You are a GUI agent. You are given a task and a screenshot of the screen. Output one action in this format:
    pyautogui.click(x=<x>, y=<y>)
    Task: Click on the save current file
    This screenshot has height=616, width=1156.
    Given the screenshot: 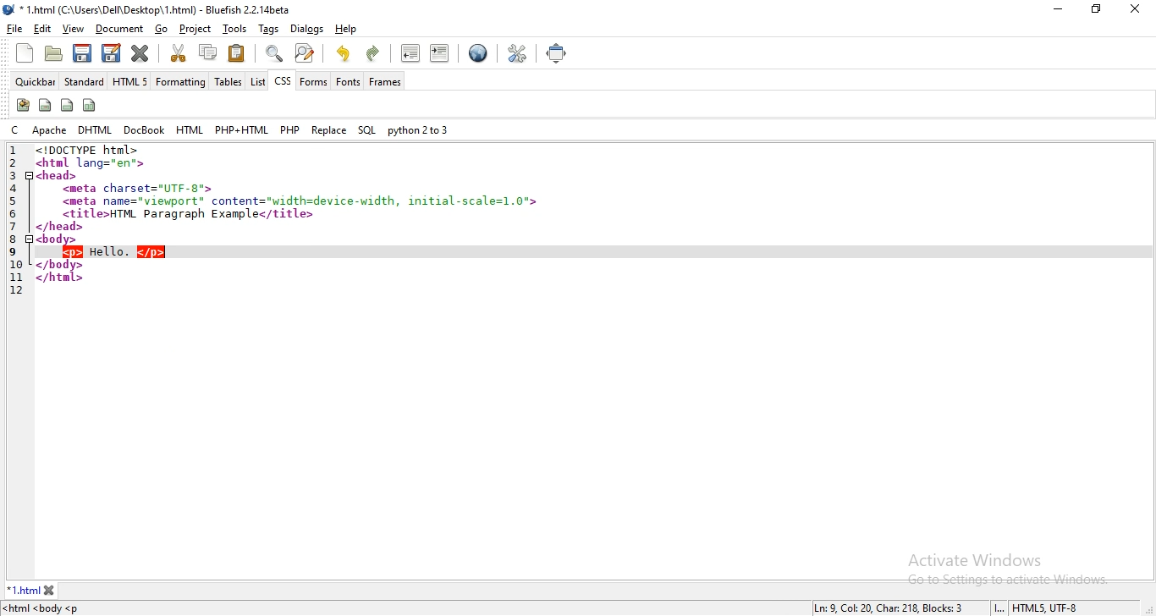 What is the action you would take?
    pyautogui.click(x=82, y=52)
    